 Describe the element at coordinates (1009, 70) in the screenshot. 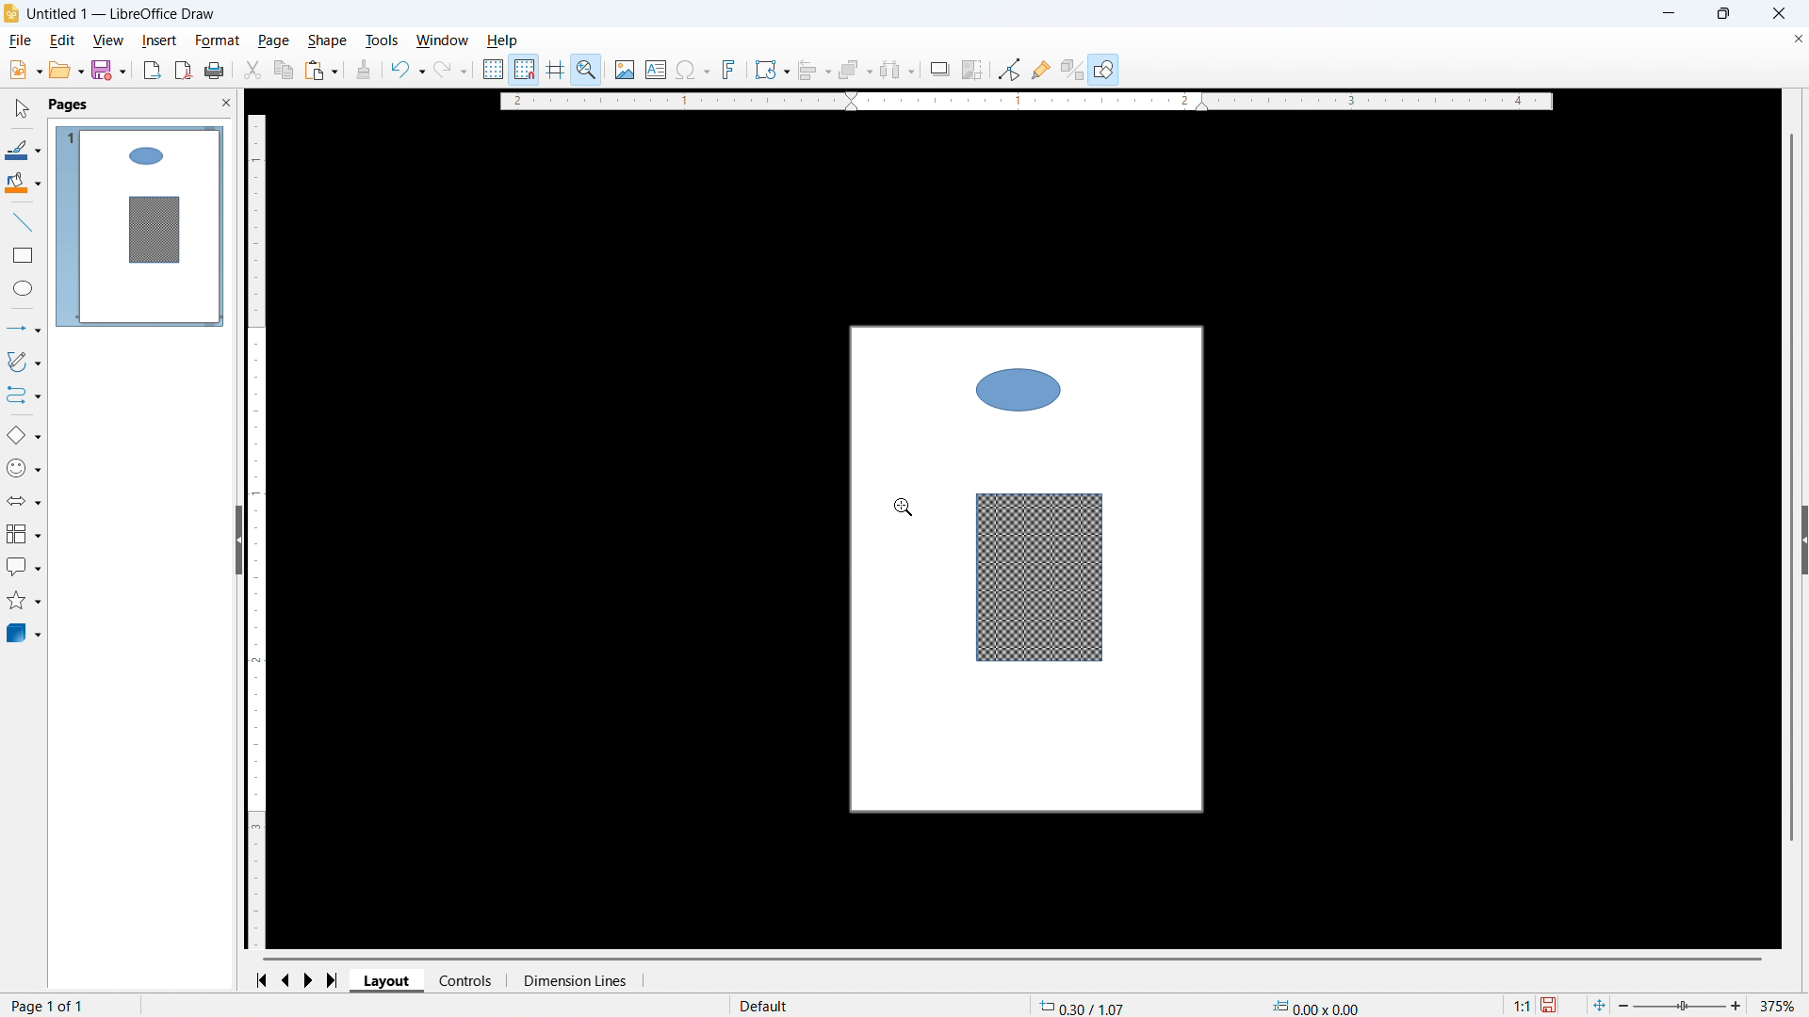

I see `Toggle point edit mode ` at that location.